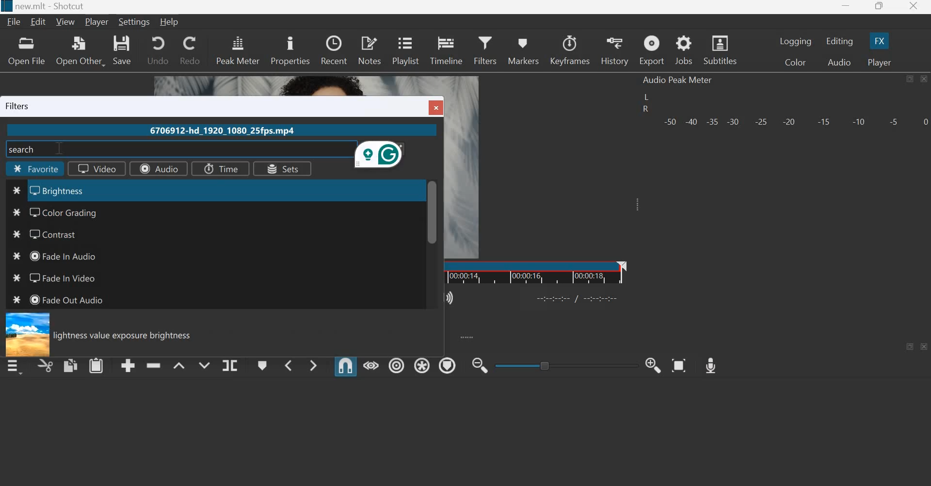 This screenshot has width=931, height=486. Describe the element at coordinates (123, 50) in the screenshot. I see `save` at that location.